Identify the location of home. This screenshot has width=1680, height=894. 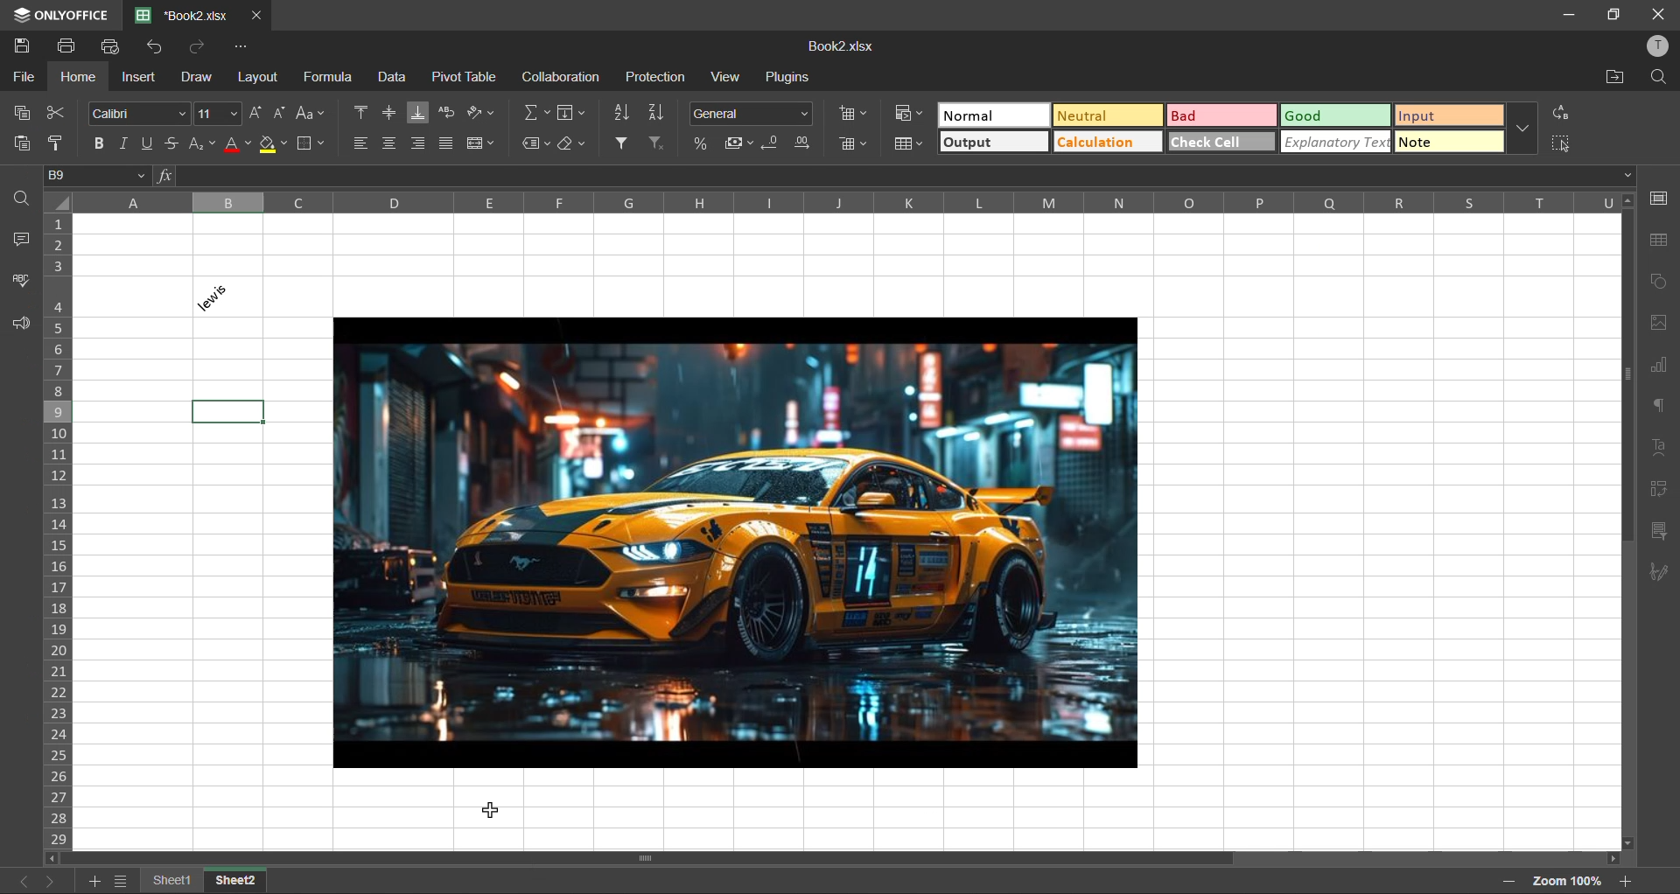
(76, 77).